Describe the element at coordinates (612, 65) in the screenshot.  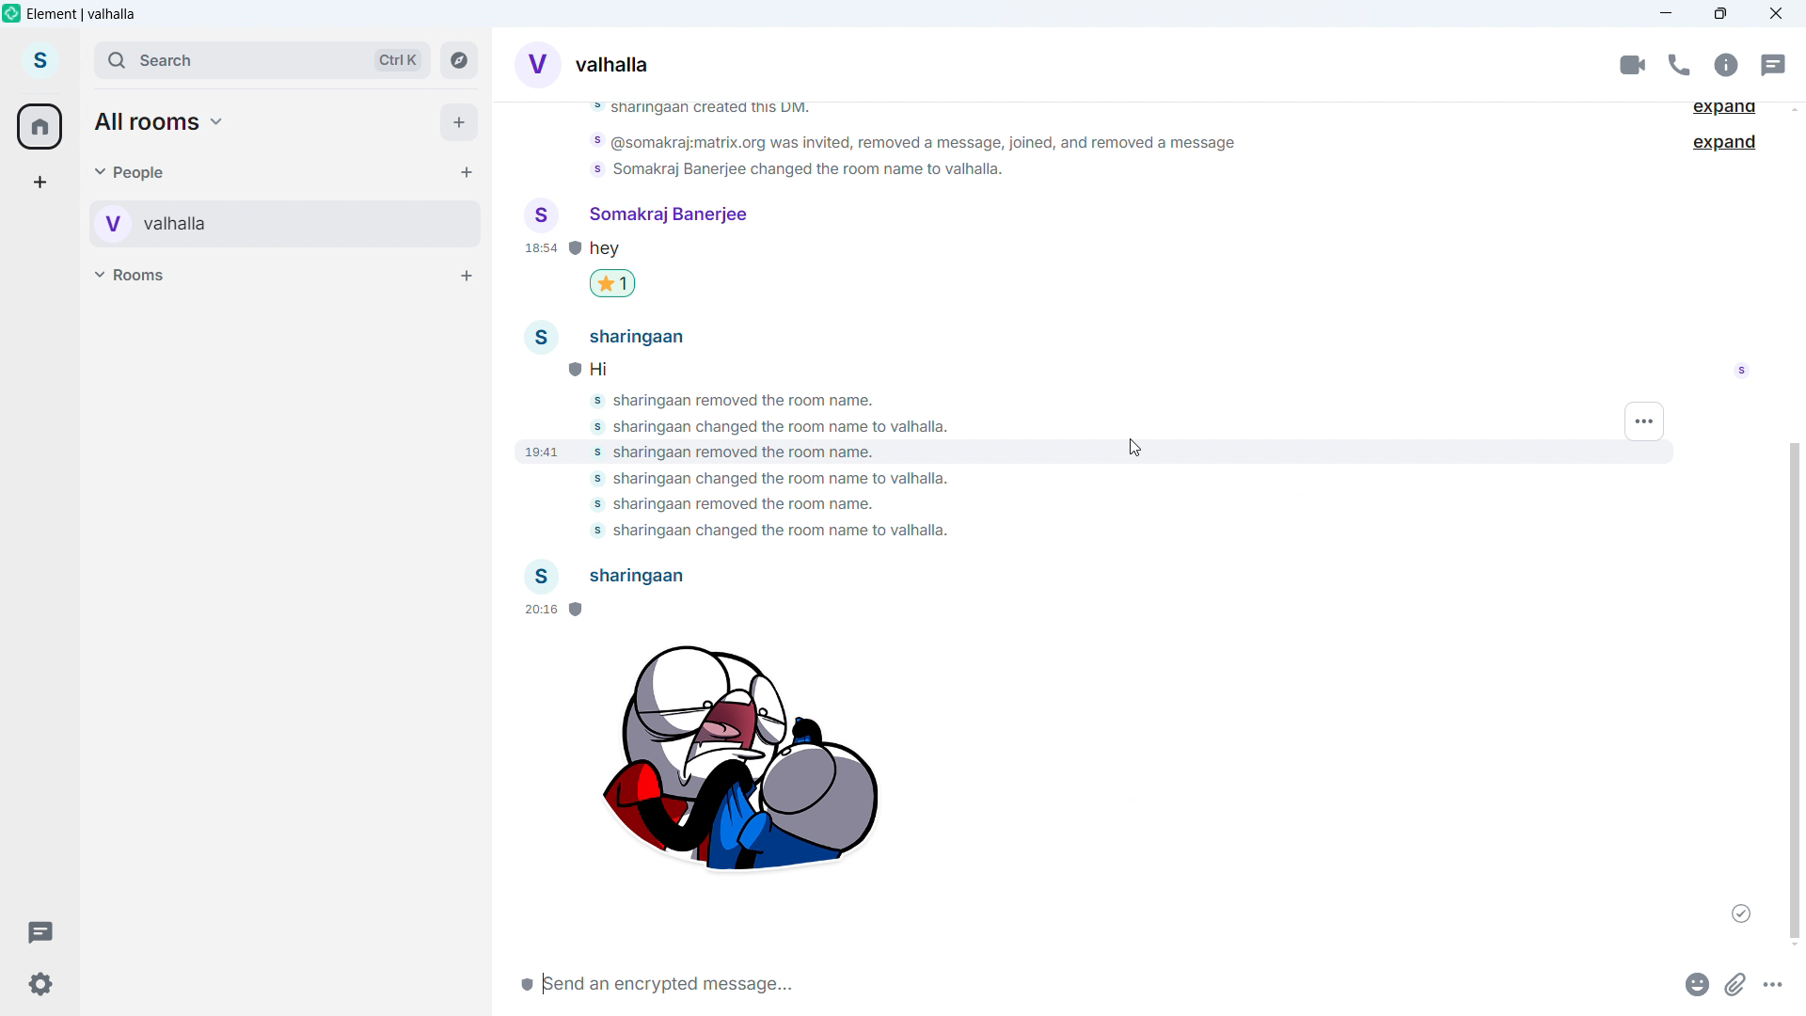
I see `Room alias` at that location.